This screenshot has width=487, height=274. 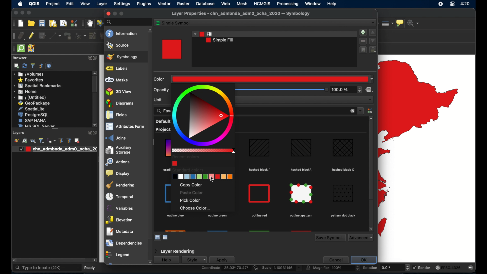 What do you see at coordinates (373, 41) in the screenshot?
I see `move down` at bounding box center [373, 41].